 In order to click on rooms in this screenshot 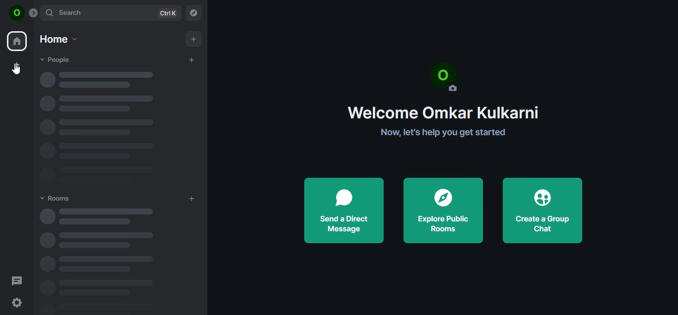, I will do `click(60, 198)`.